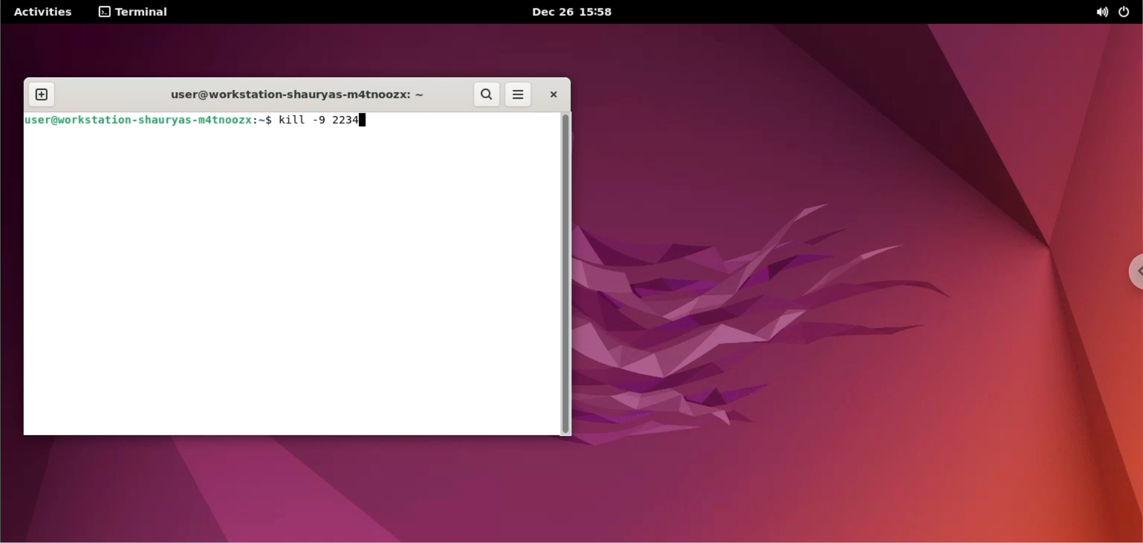 The height and width of the screenshot is (543, 1143). Describe the element at coordinates (488, 95) in the screenshot. I see `search` at that location.